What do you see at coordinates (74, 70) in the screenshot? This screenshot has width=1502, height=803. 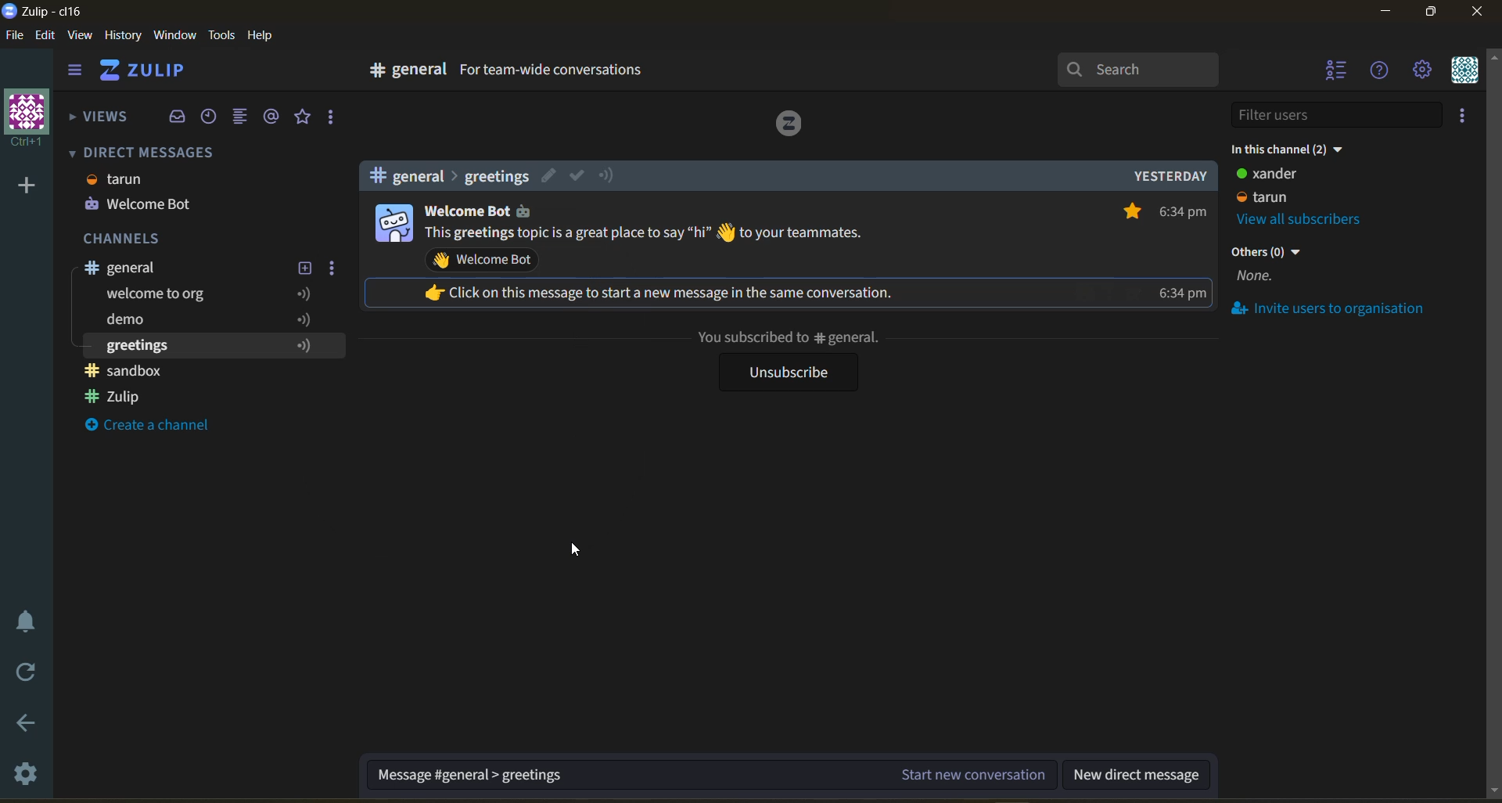 I see `hide sidebar ` at bounding box center [74, 70].